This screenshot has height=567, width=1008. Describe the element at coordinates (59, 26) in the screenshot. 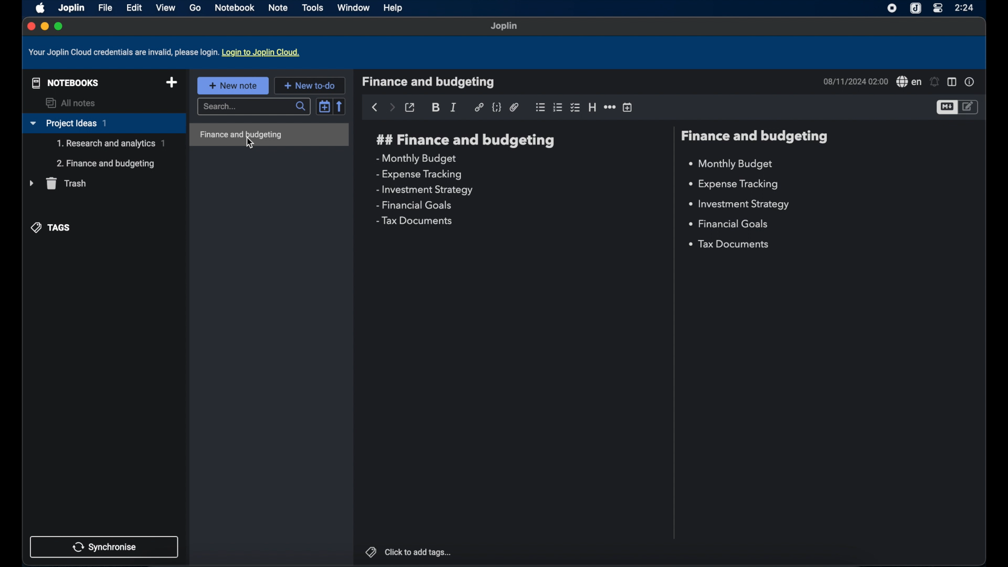

I see `maximize` at that location.